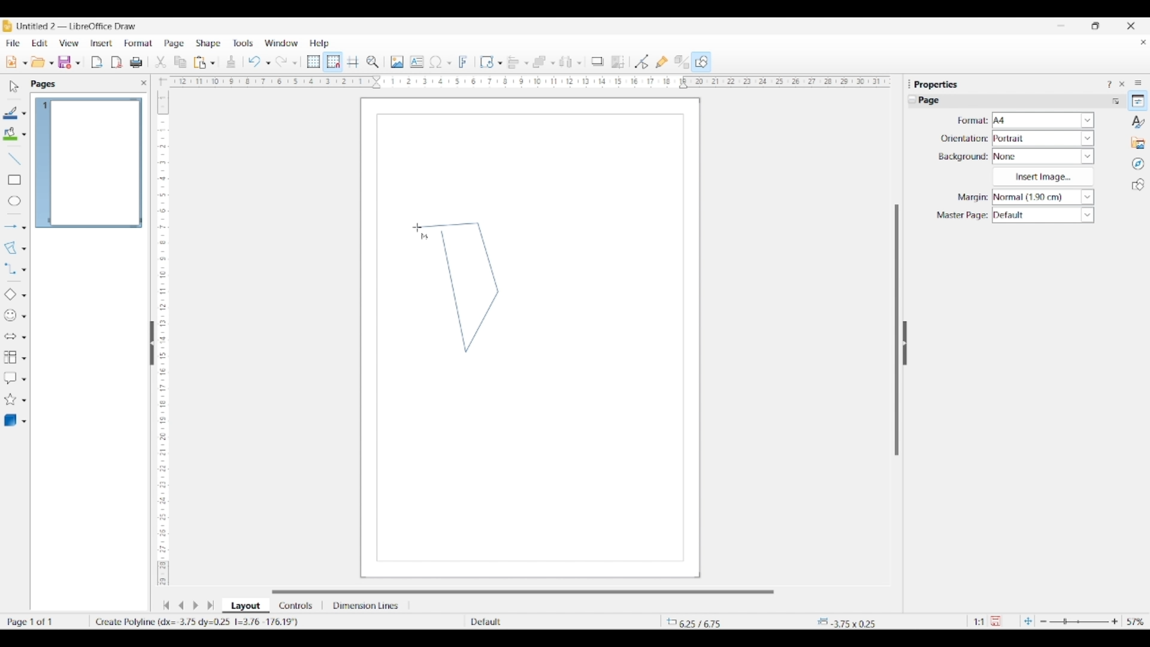 This screenshot has width=1150, height=647. I want to click on Dimensions of shape within the canvas changed, so click(855, 621).